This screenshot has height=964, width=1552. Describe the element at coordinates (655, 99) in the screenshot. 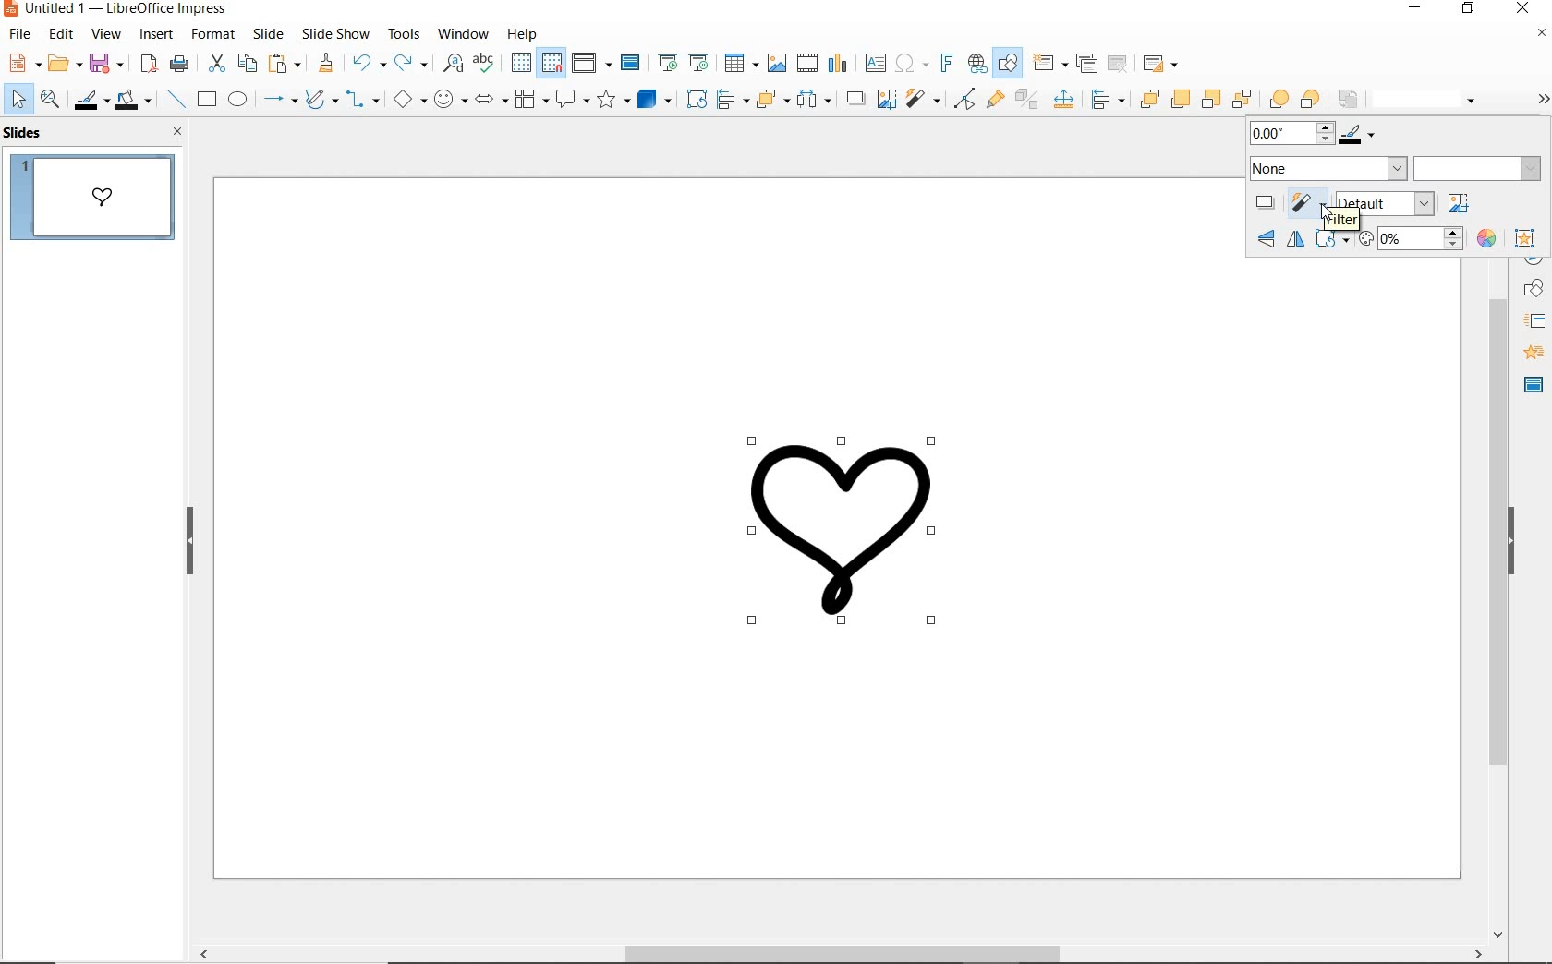

I see `3D Objects` at that location.